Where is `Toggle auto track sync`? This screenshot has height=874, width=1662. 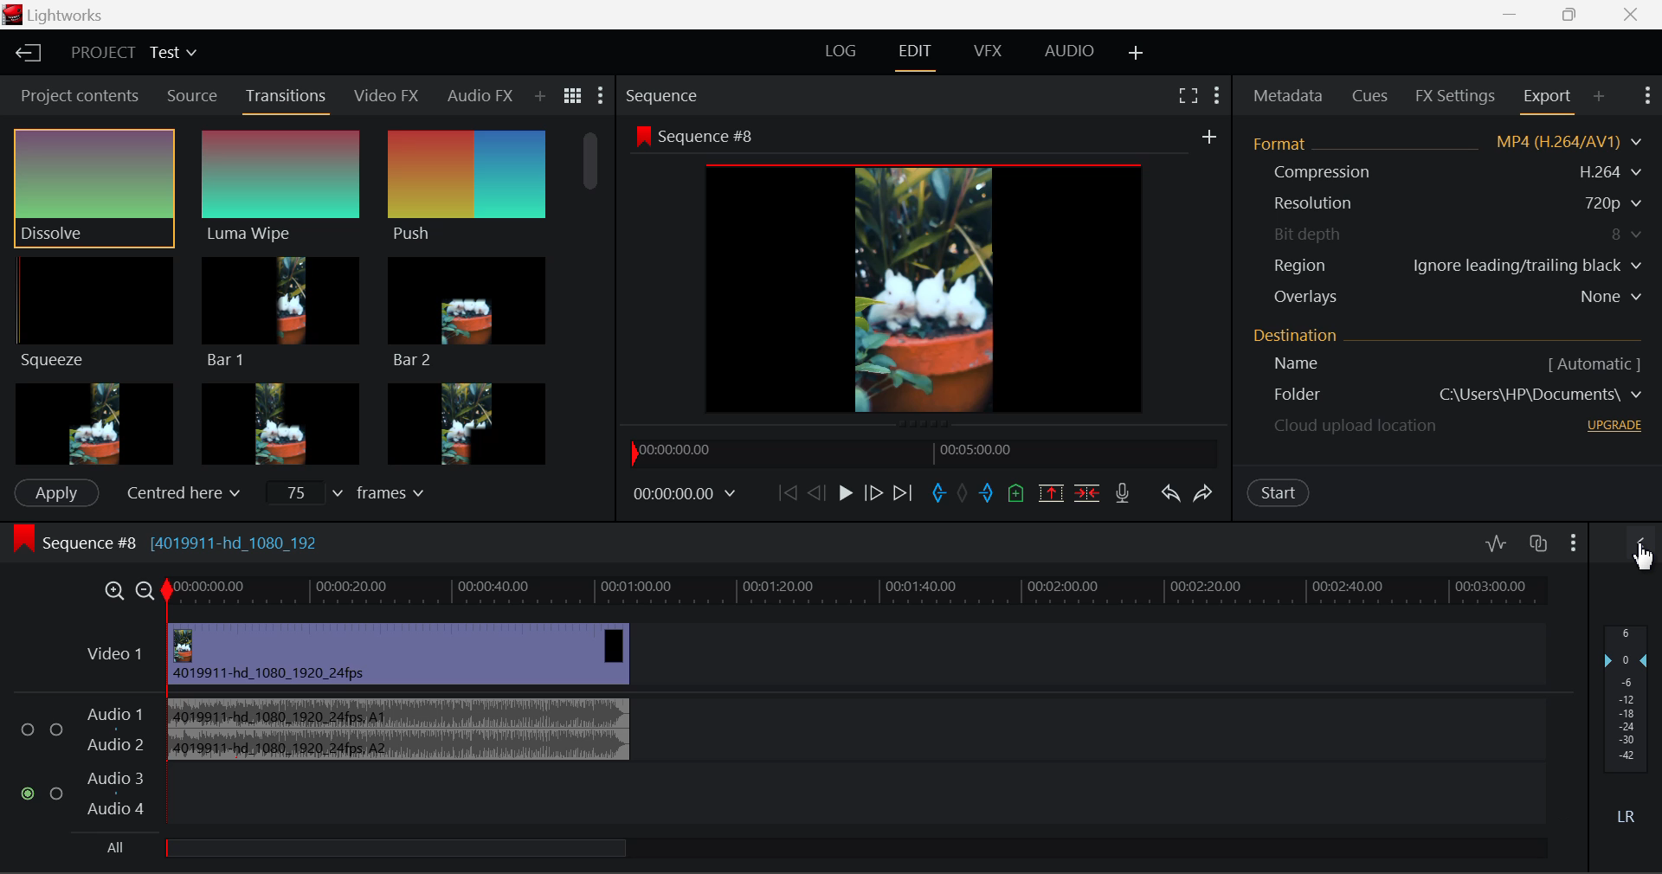 Toggle auto track sync is located at coordinates (1536, 543).